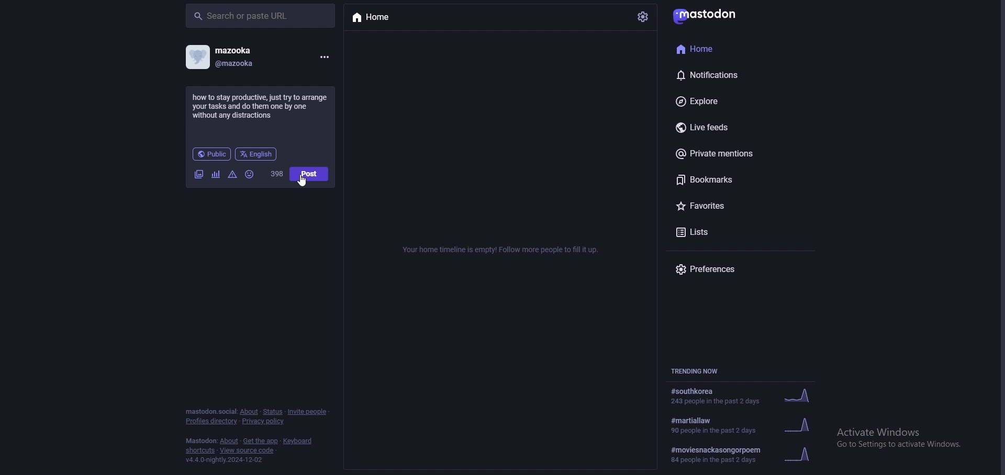  Describe the element at coordinates (198, 56) in the screenshot. I see `profile picture` at that location.